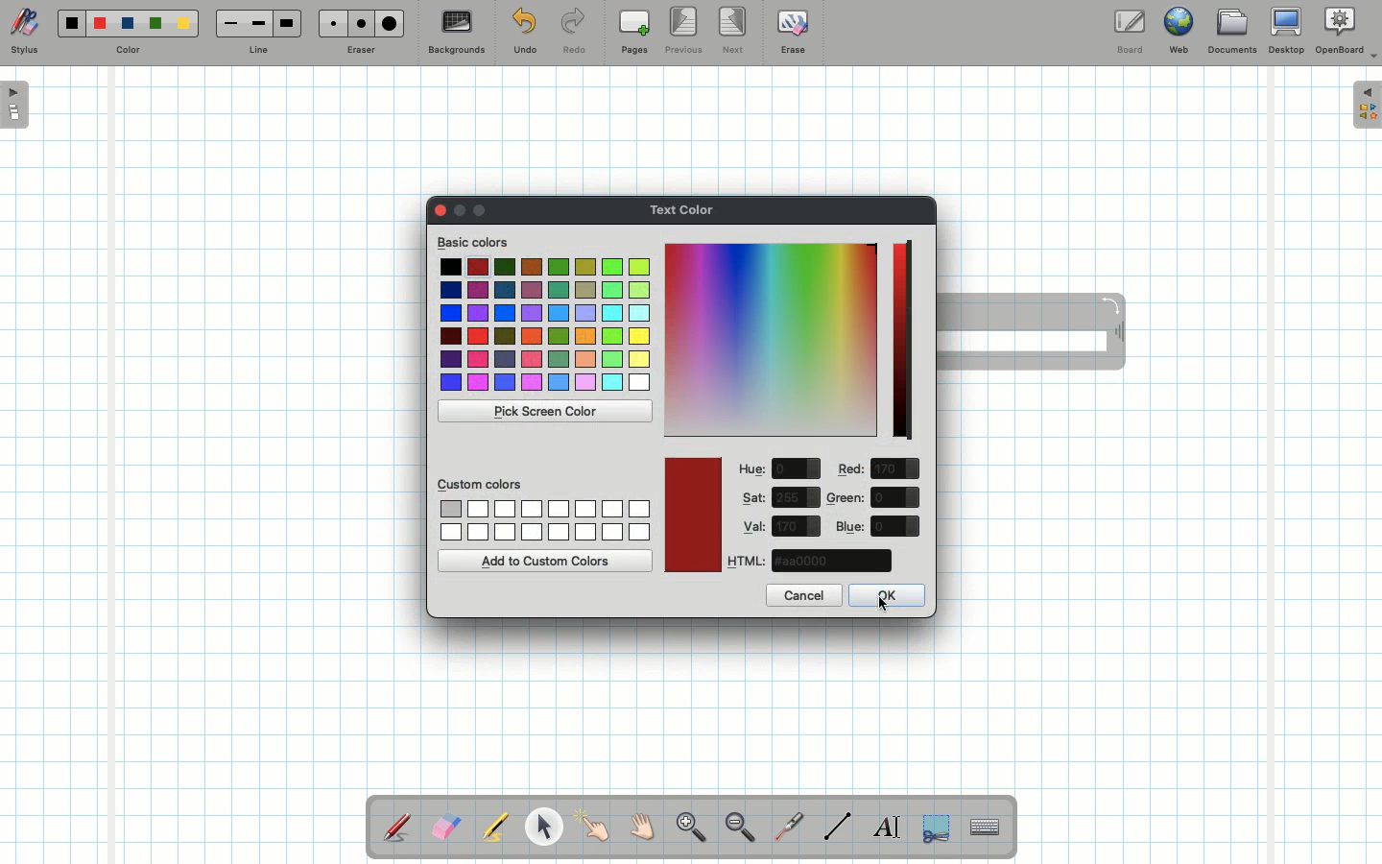 The width and height of the screenshot is (1382, 864). Describe the element at coordinates (692, 515) in the screenshot. I see `Color picked` at that location.